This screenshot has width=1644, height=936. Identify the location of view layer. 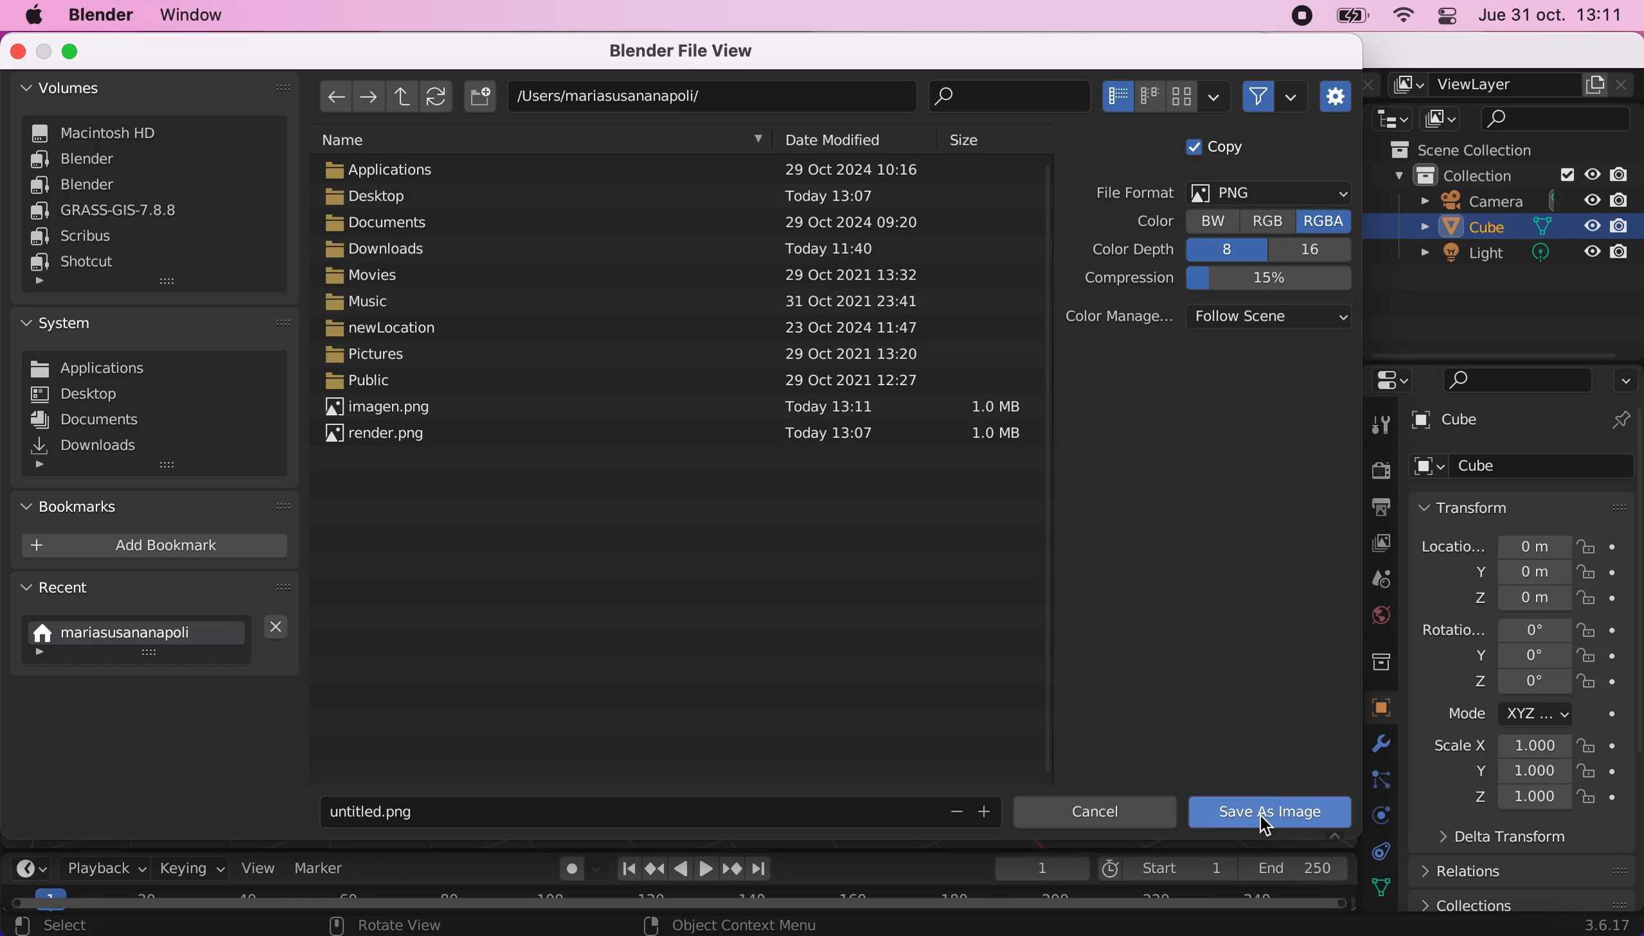
(1376, 543).